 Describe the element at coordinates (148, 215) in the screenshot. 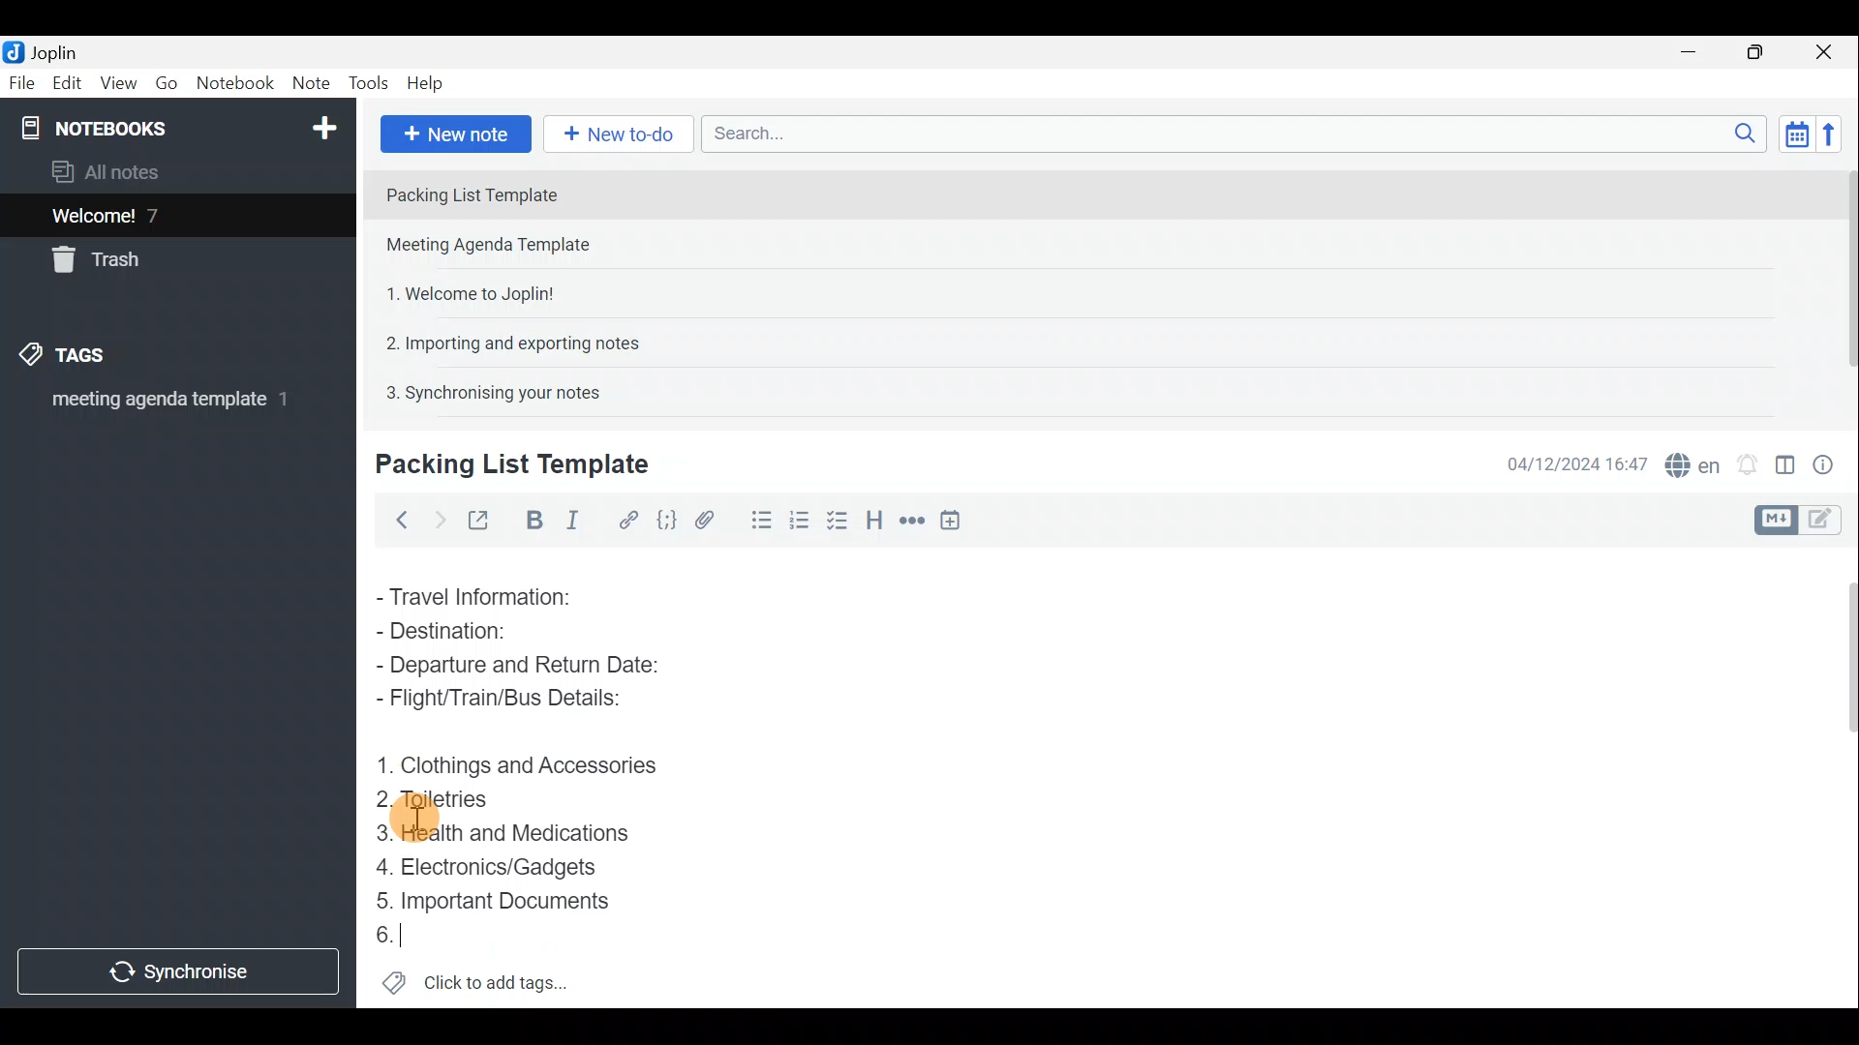

I see `Welcome` at that location.